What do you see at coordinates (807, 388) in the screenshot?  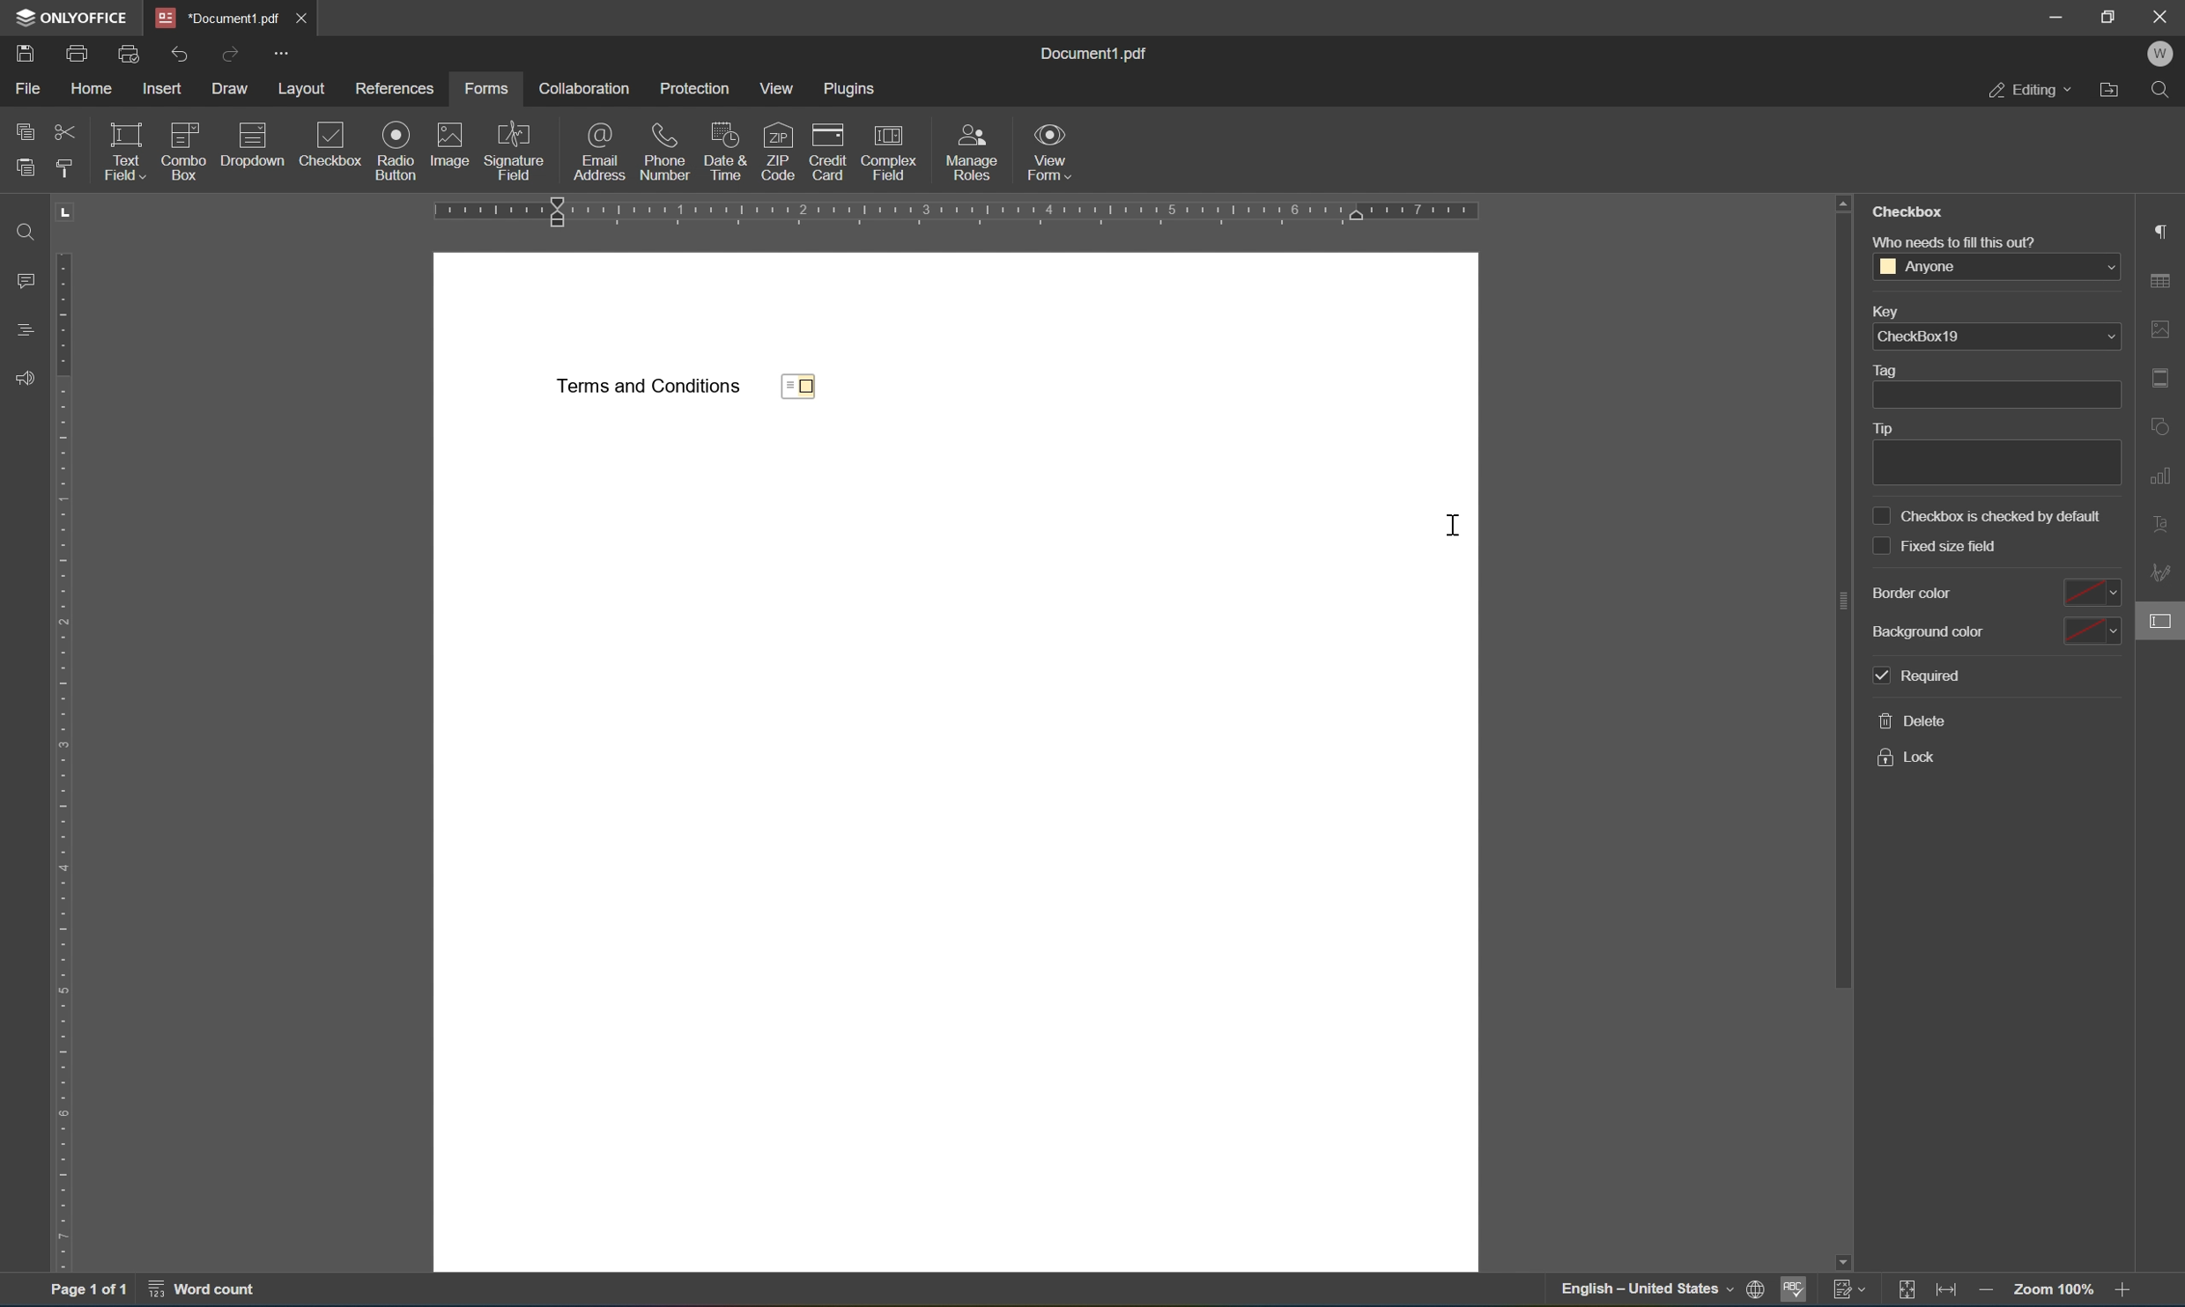 I see `checkbox` at bounding box center [807, 388].